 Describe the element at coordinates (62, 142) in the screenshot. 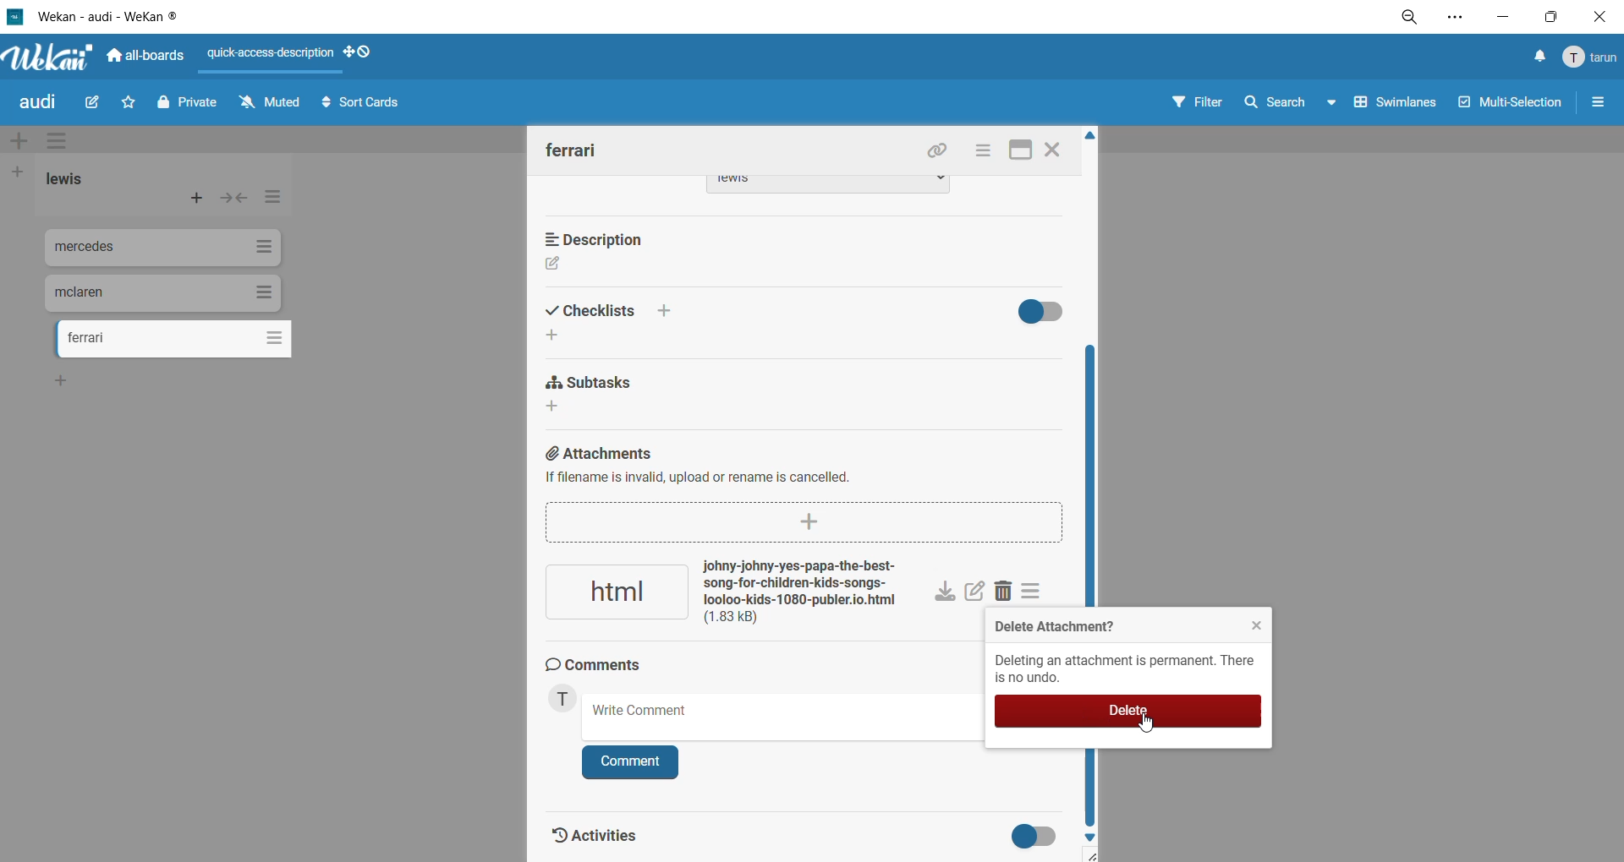

I see `swimlane actions` at that location.